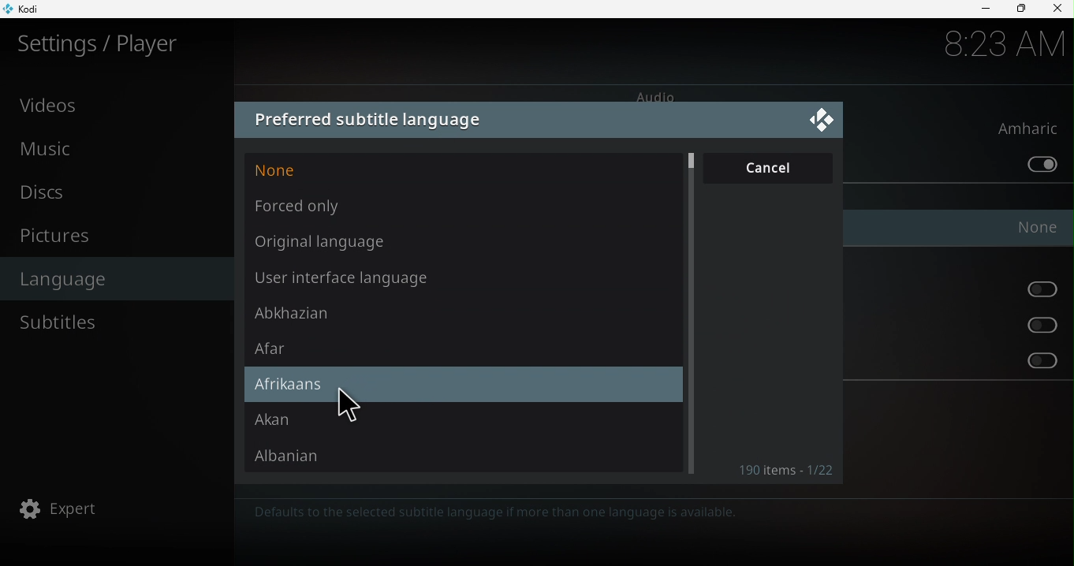  Describe the element at coordinates (456, 278) in the screenshot. I see `User interface language` at that location.